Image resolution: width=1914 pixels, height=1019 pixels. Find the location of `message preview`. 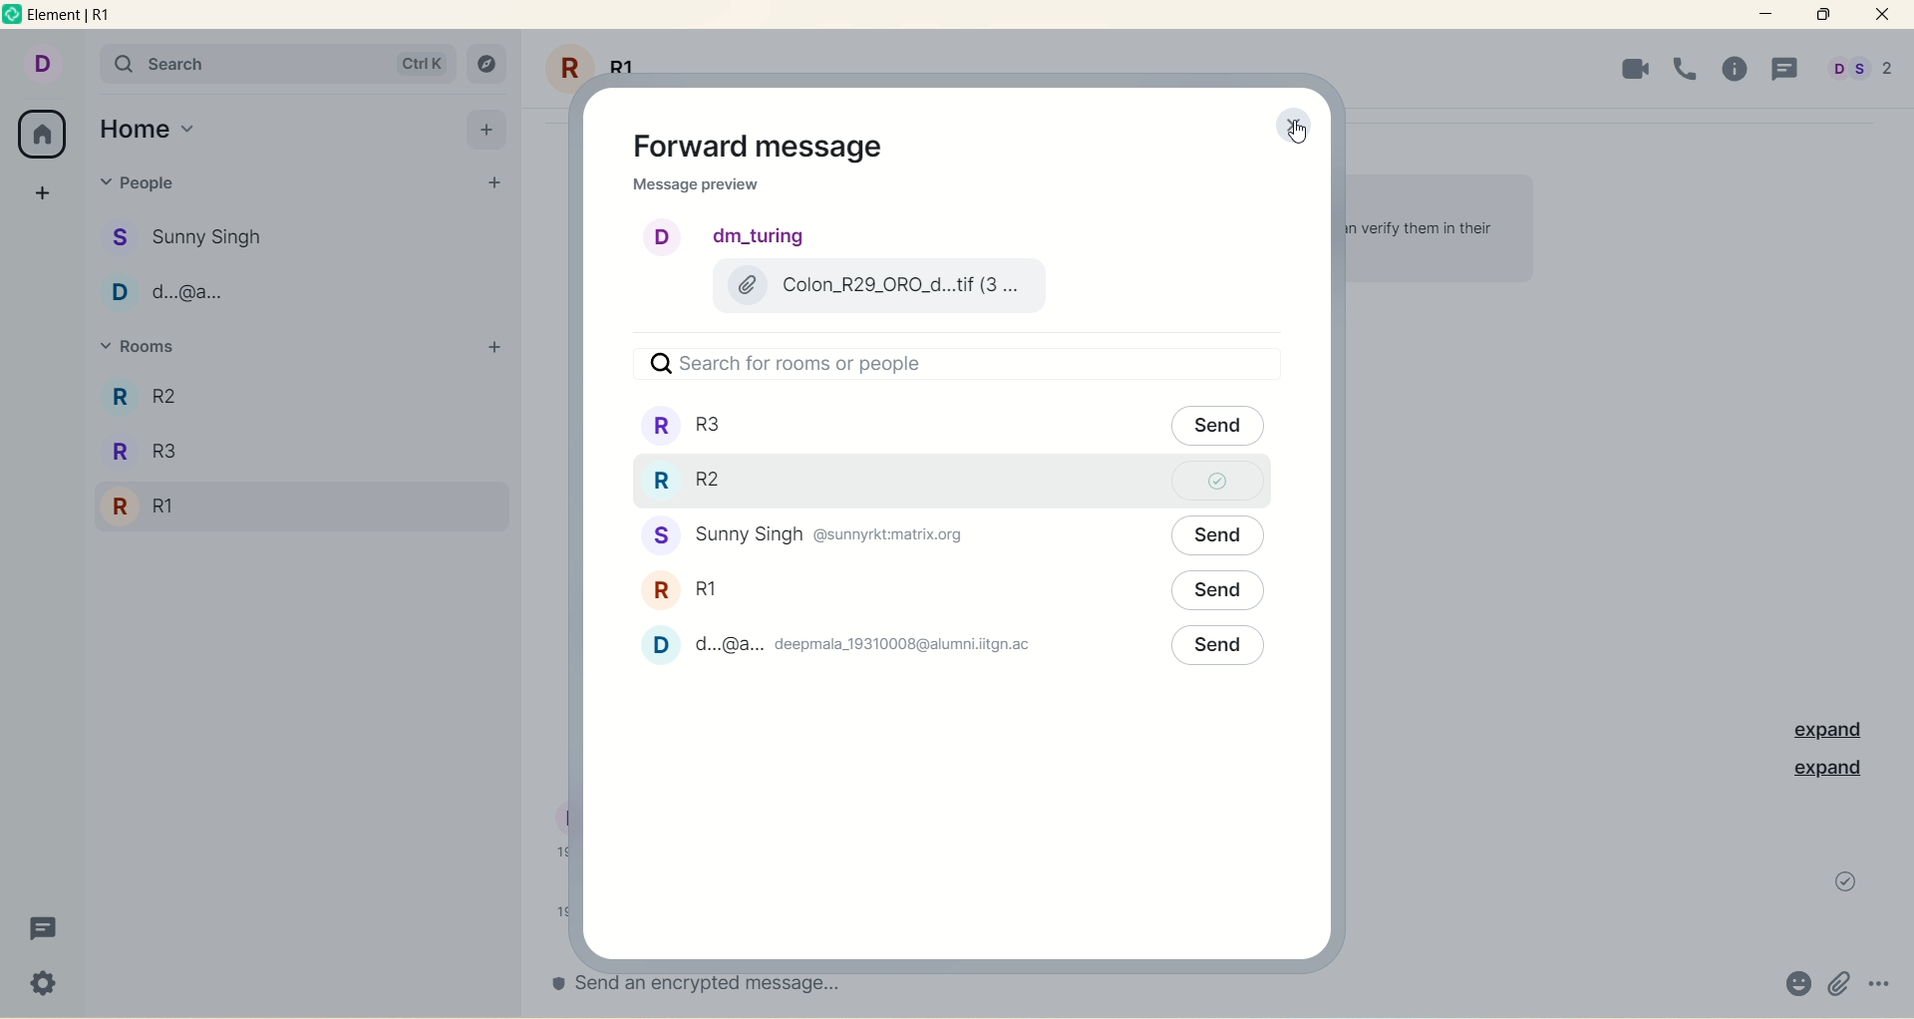

message preview is located at coordinates (696, 187).